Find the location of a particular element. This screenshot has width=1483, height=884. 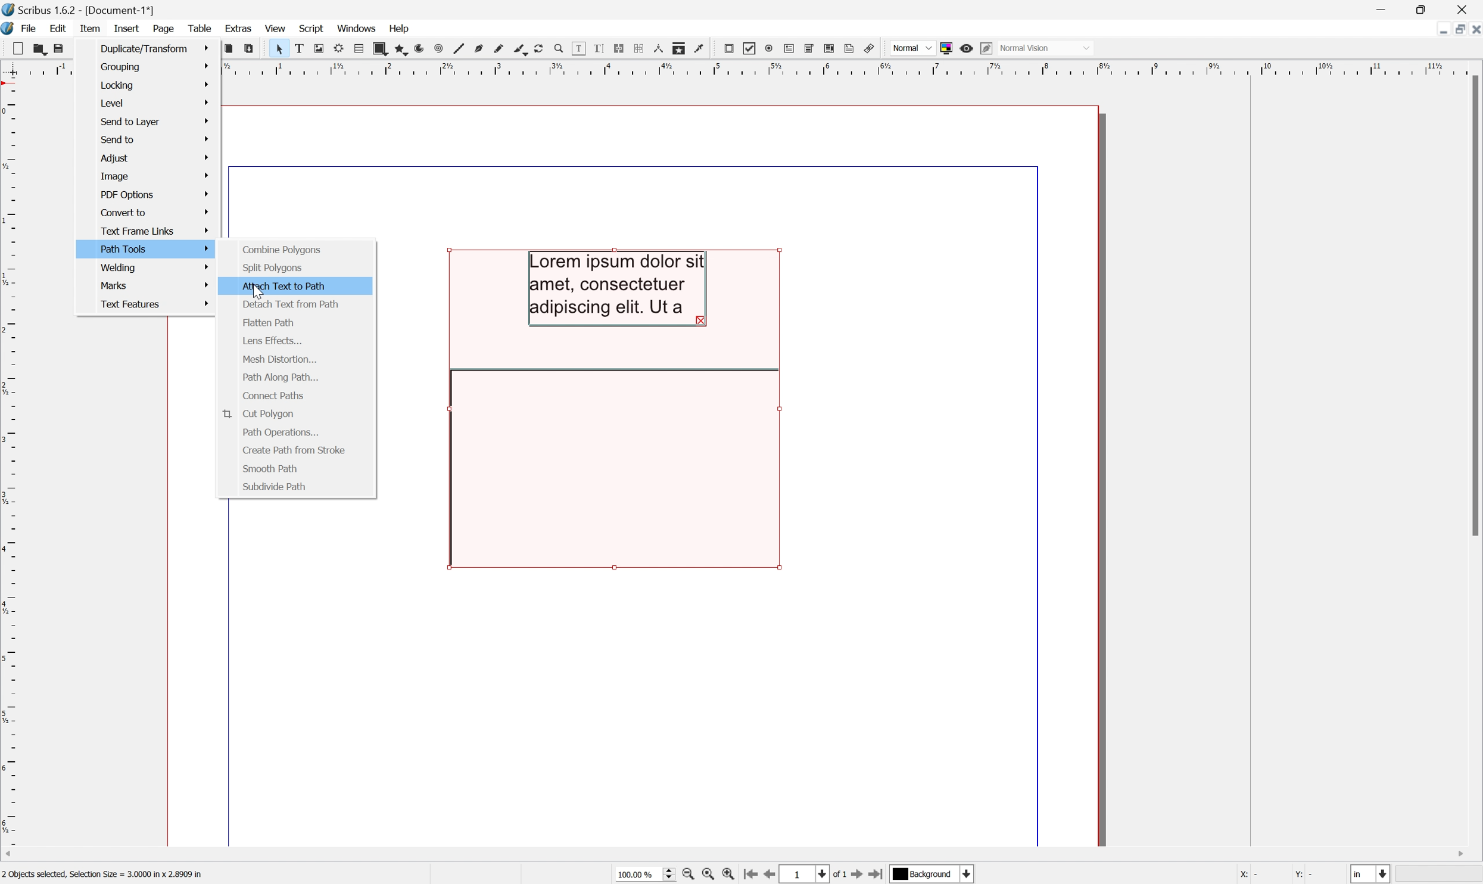

PDF list box is located at coordinates (830, 48).